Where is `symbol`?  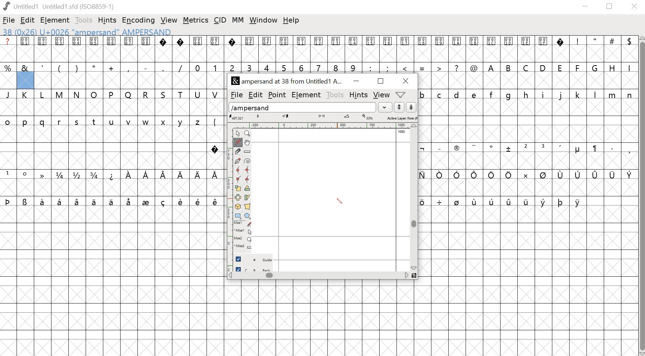 symbol is located at coordinates (526, 201).